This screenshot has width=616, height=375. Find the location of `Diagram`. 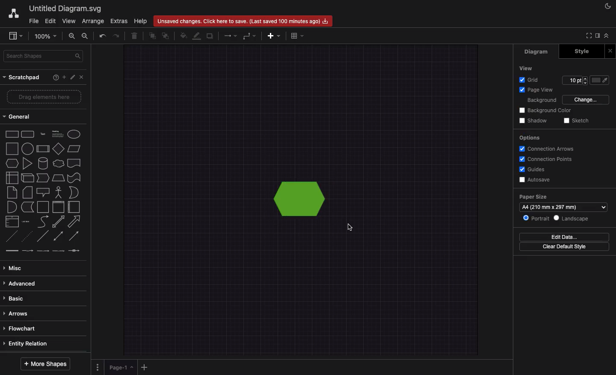

Diagram is located at coordinates (535, 52).